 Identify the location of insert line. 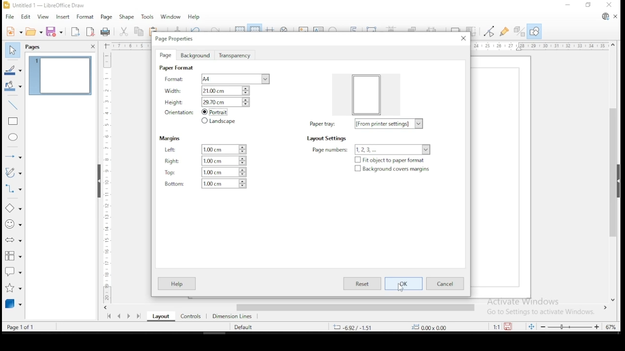
(14, 105).